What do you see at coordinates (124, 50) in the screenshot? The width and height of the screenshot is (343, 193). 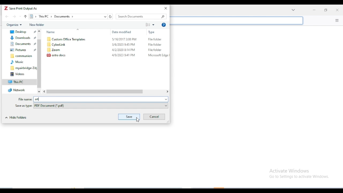 I see `L2/2020214PM` at bounding box center [124, 50].